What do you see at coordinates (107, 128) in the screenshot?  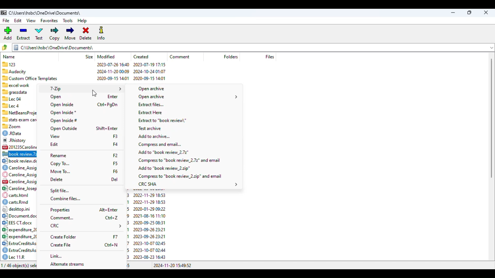 I see `shortcut for open outside` at bounding box center [107, 128].